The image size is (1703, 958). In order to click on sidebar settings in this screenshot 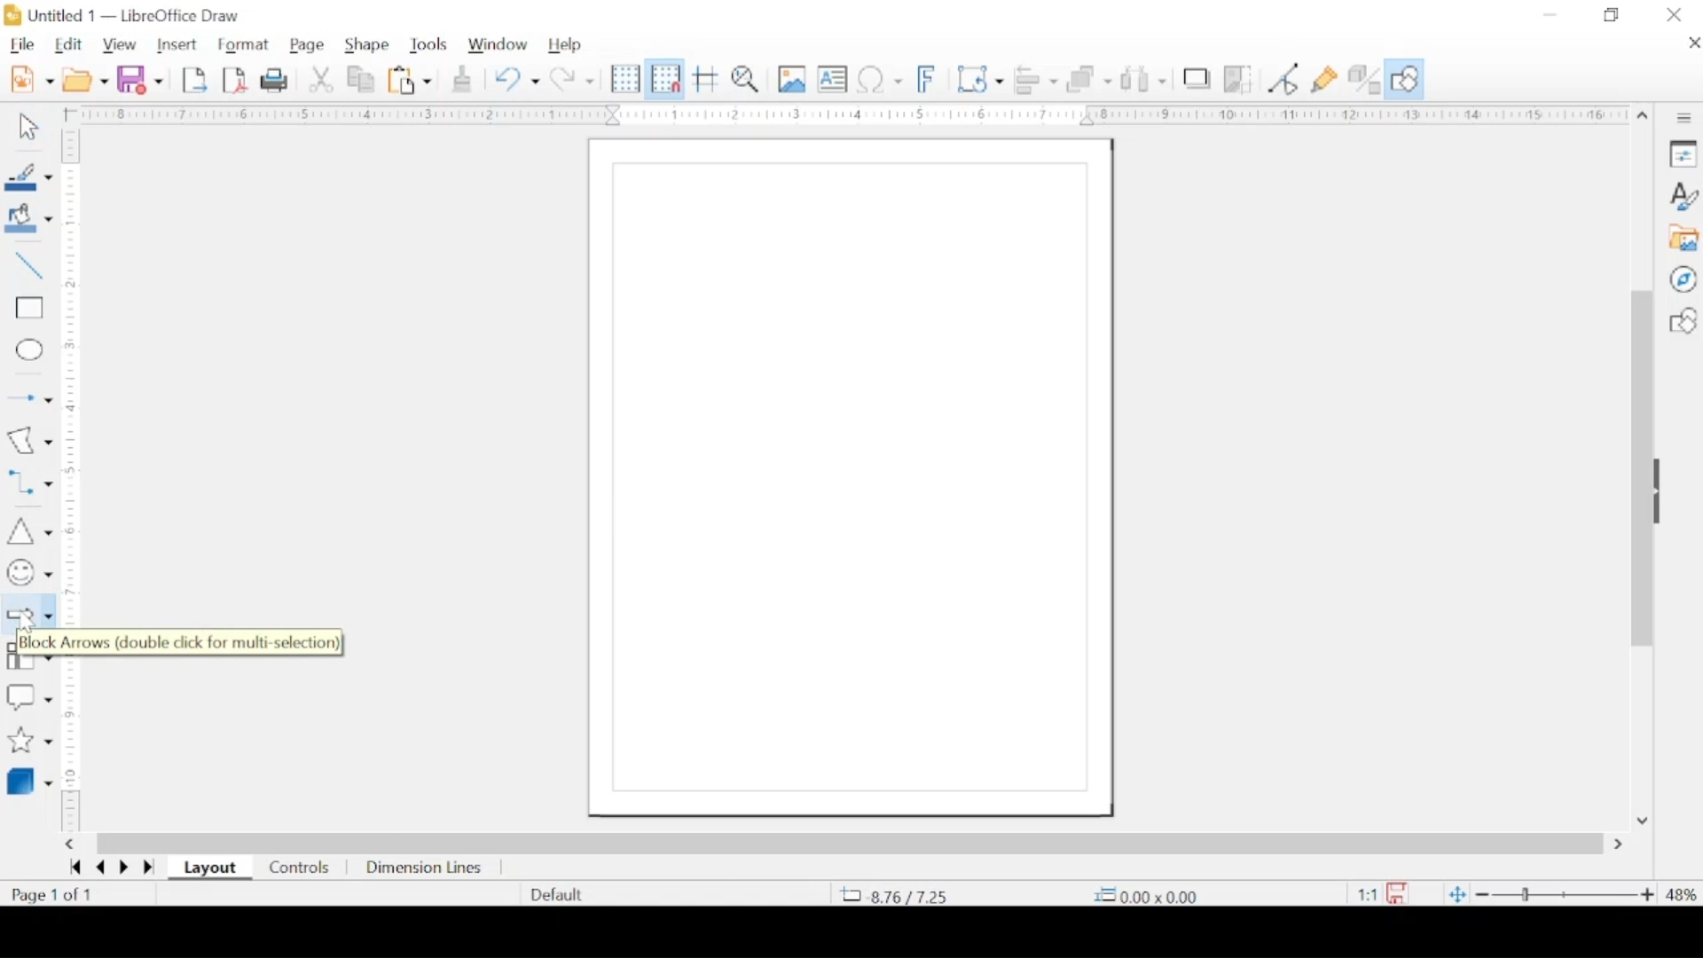, I will do `click(1686, 119)`.